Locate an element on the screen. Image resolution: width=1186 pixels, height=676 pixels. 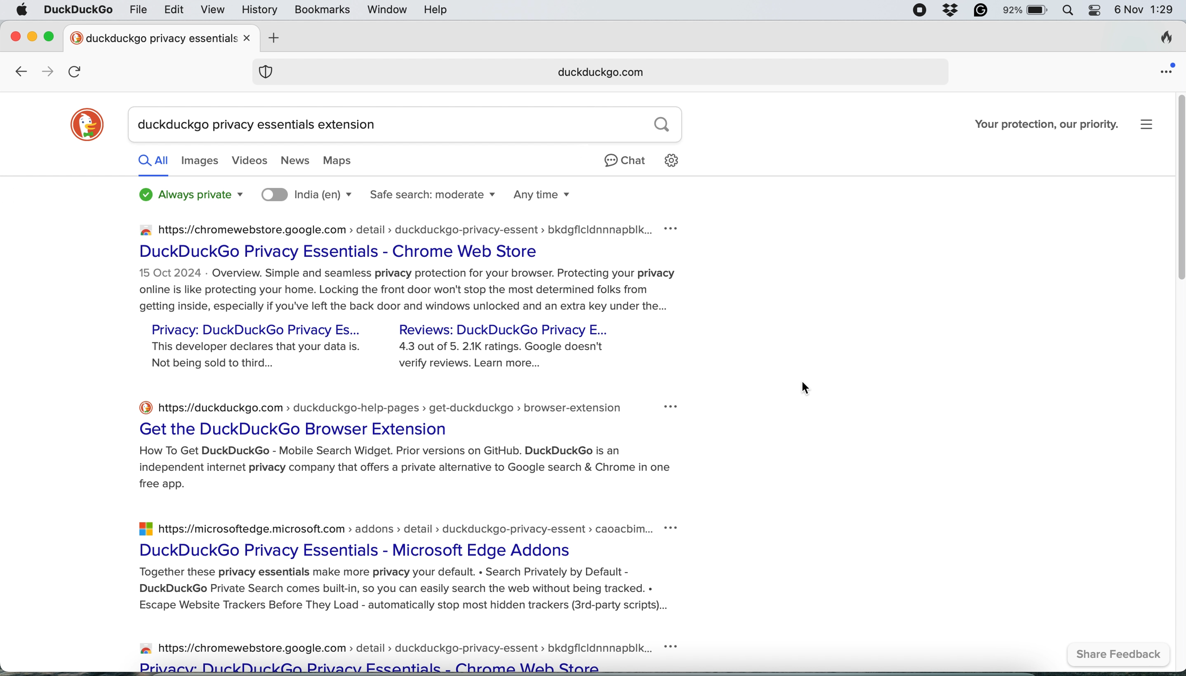
news is located at coordinates (293, 160).